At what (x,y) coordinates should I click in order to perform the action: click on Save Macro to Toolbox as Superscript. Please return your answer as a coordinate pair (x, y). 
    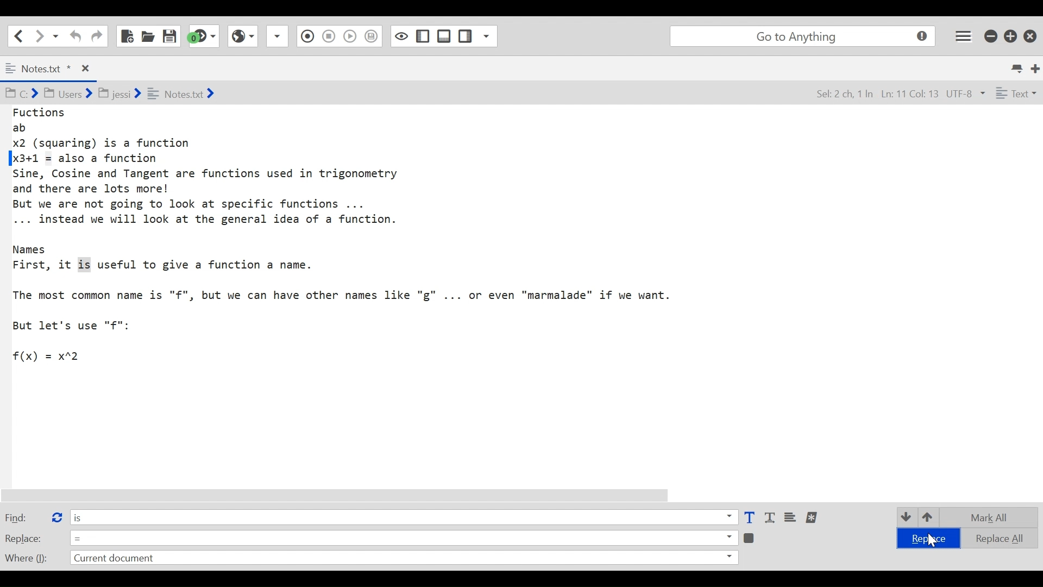
    Looking at the image, I should click on (351, 35).